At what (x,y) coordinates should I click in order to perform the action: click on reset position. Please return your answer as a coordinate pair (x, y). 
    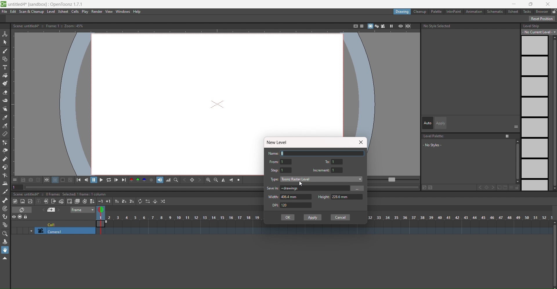
    Looking at the image, I should click on (542, 19).